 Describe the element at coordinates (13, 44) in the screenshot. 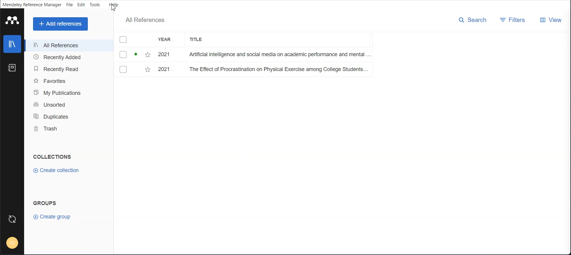

I see `Library` at that location.